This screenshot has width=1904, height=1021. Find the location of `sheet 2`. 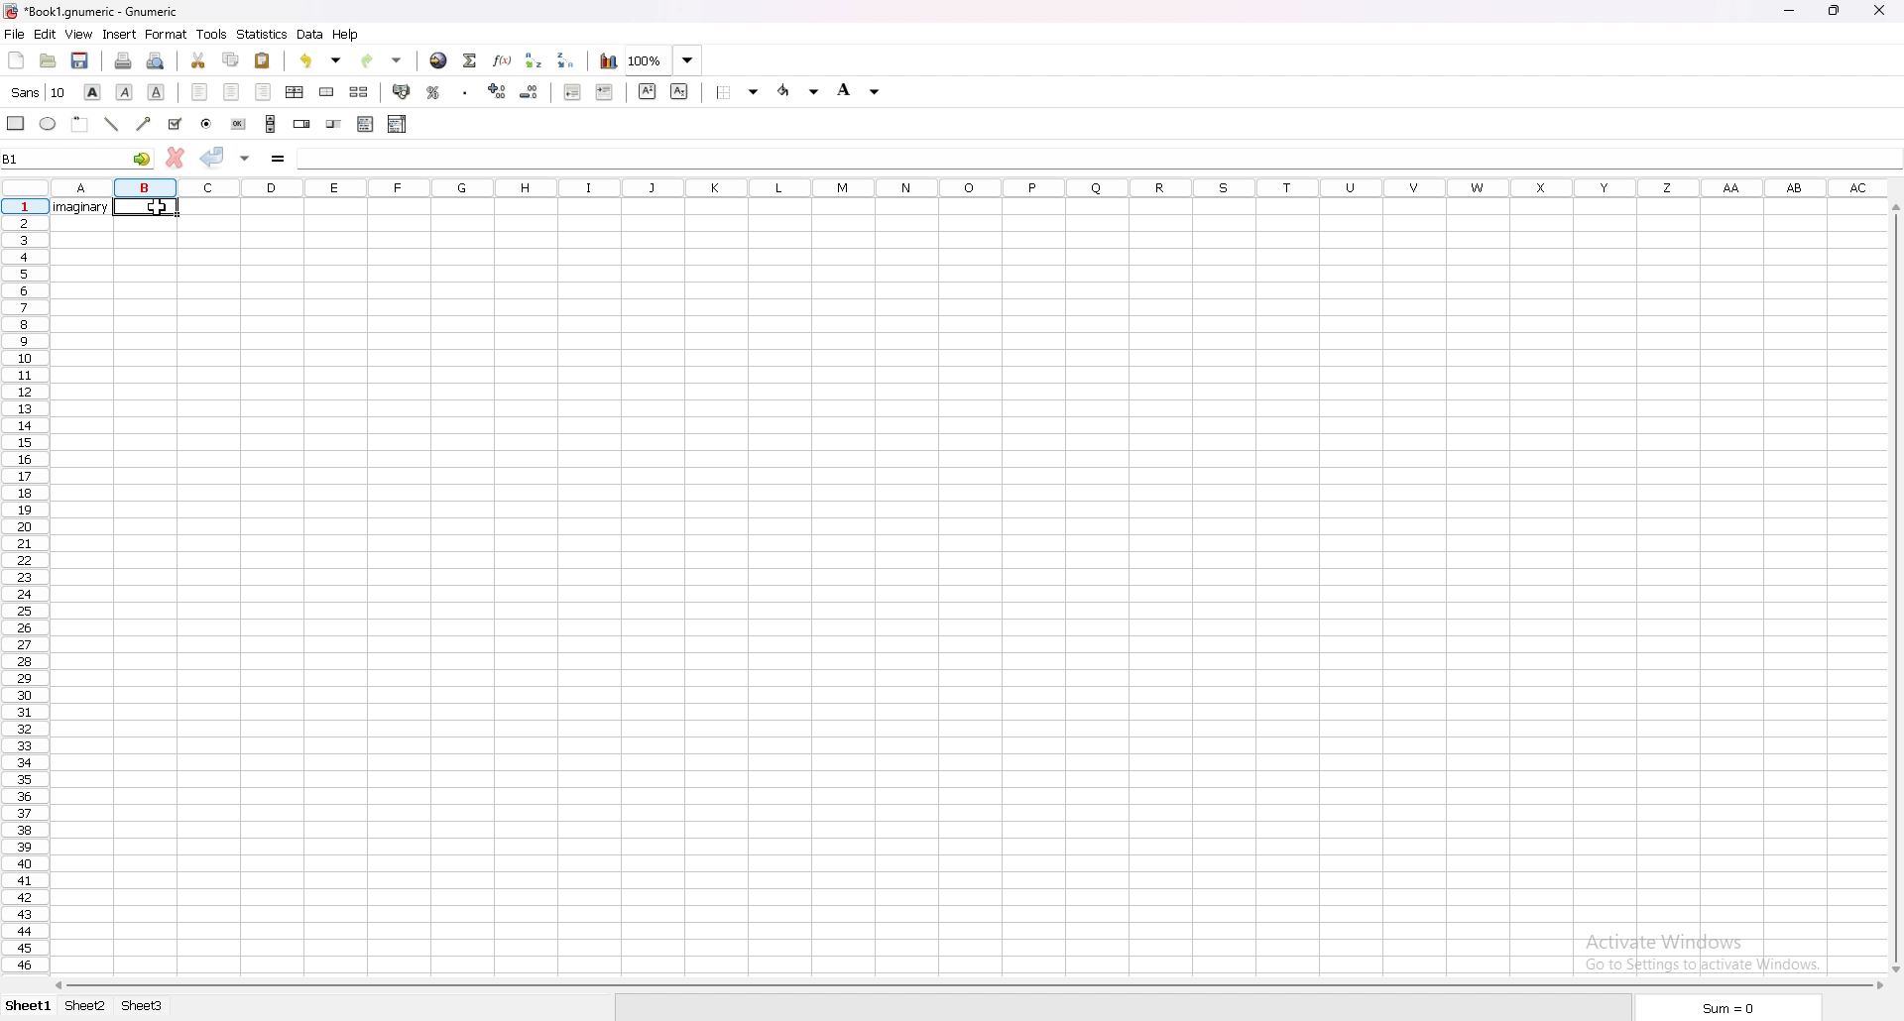

sheet 2 is located at coordinates (85, 1007).